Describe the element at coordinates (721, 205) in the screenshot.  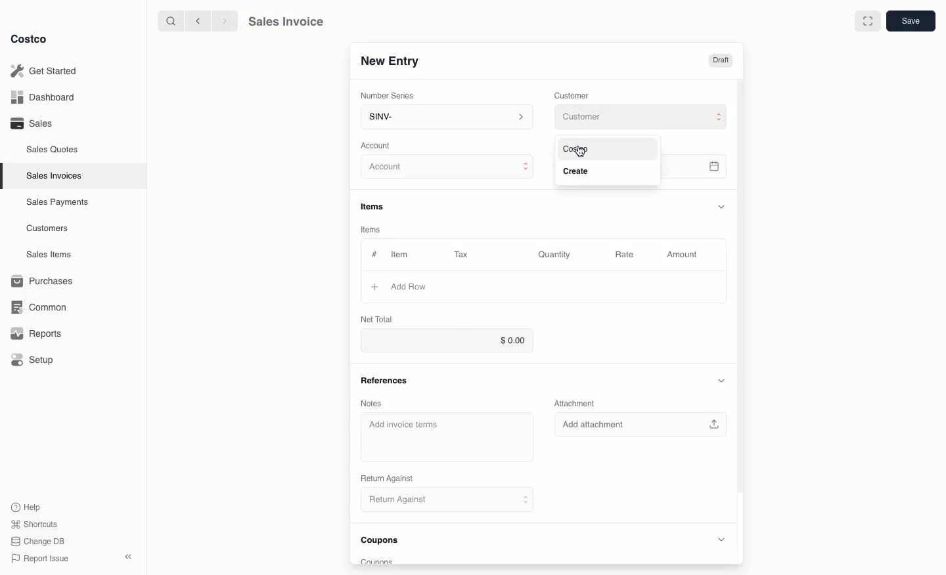
I see `Hide` at that location.